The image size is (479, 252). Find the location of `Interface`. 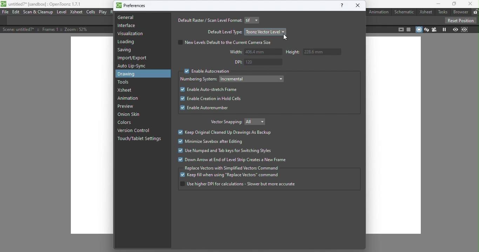

Interface is located at coordinates (126, 26).